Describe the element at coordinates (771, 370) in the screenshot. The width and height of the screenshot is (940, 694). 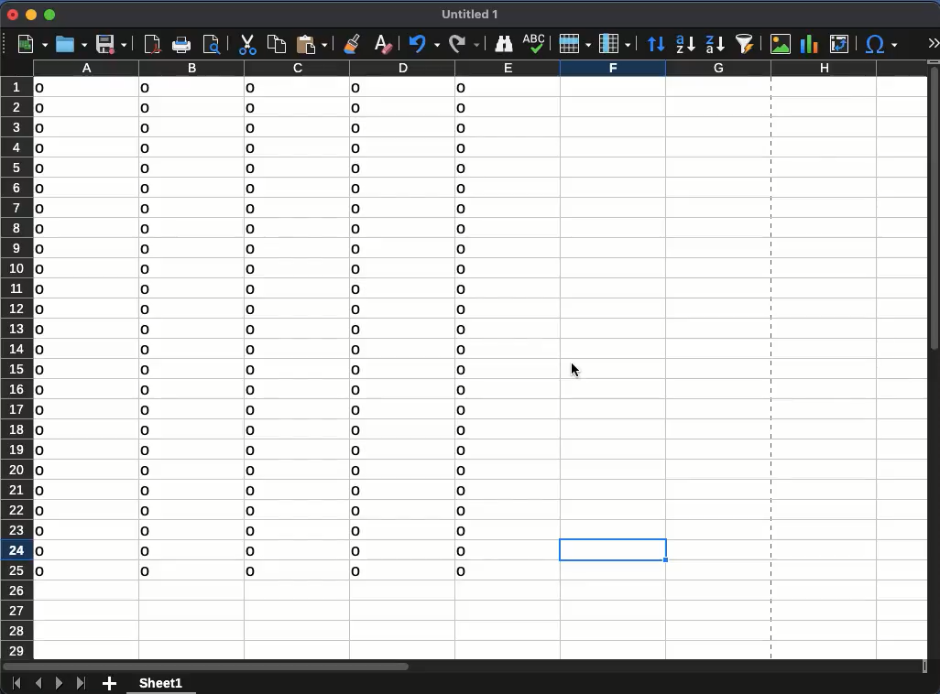
I see `breaker` at that location.